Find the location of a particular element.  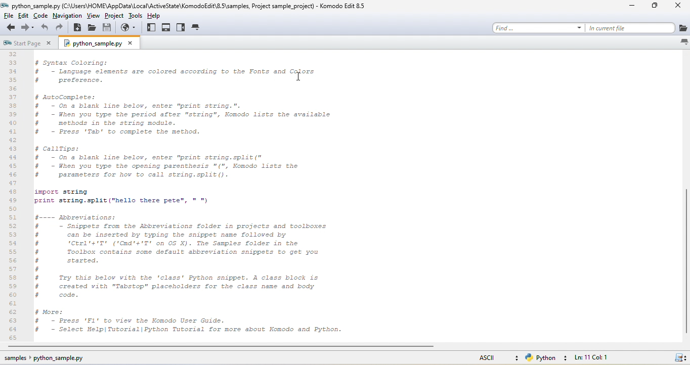

ascii is located at coordinates (494, 357).